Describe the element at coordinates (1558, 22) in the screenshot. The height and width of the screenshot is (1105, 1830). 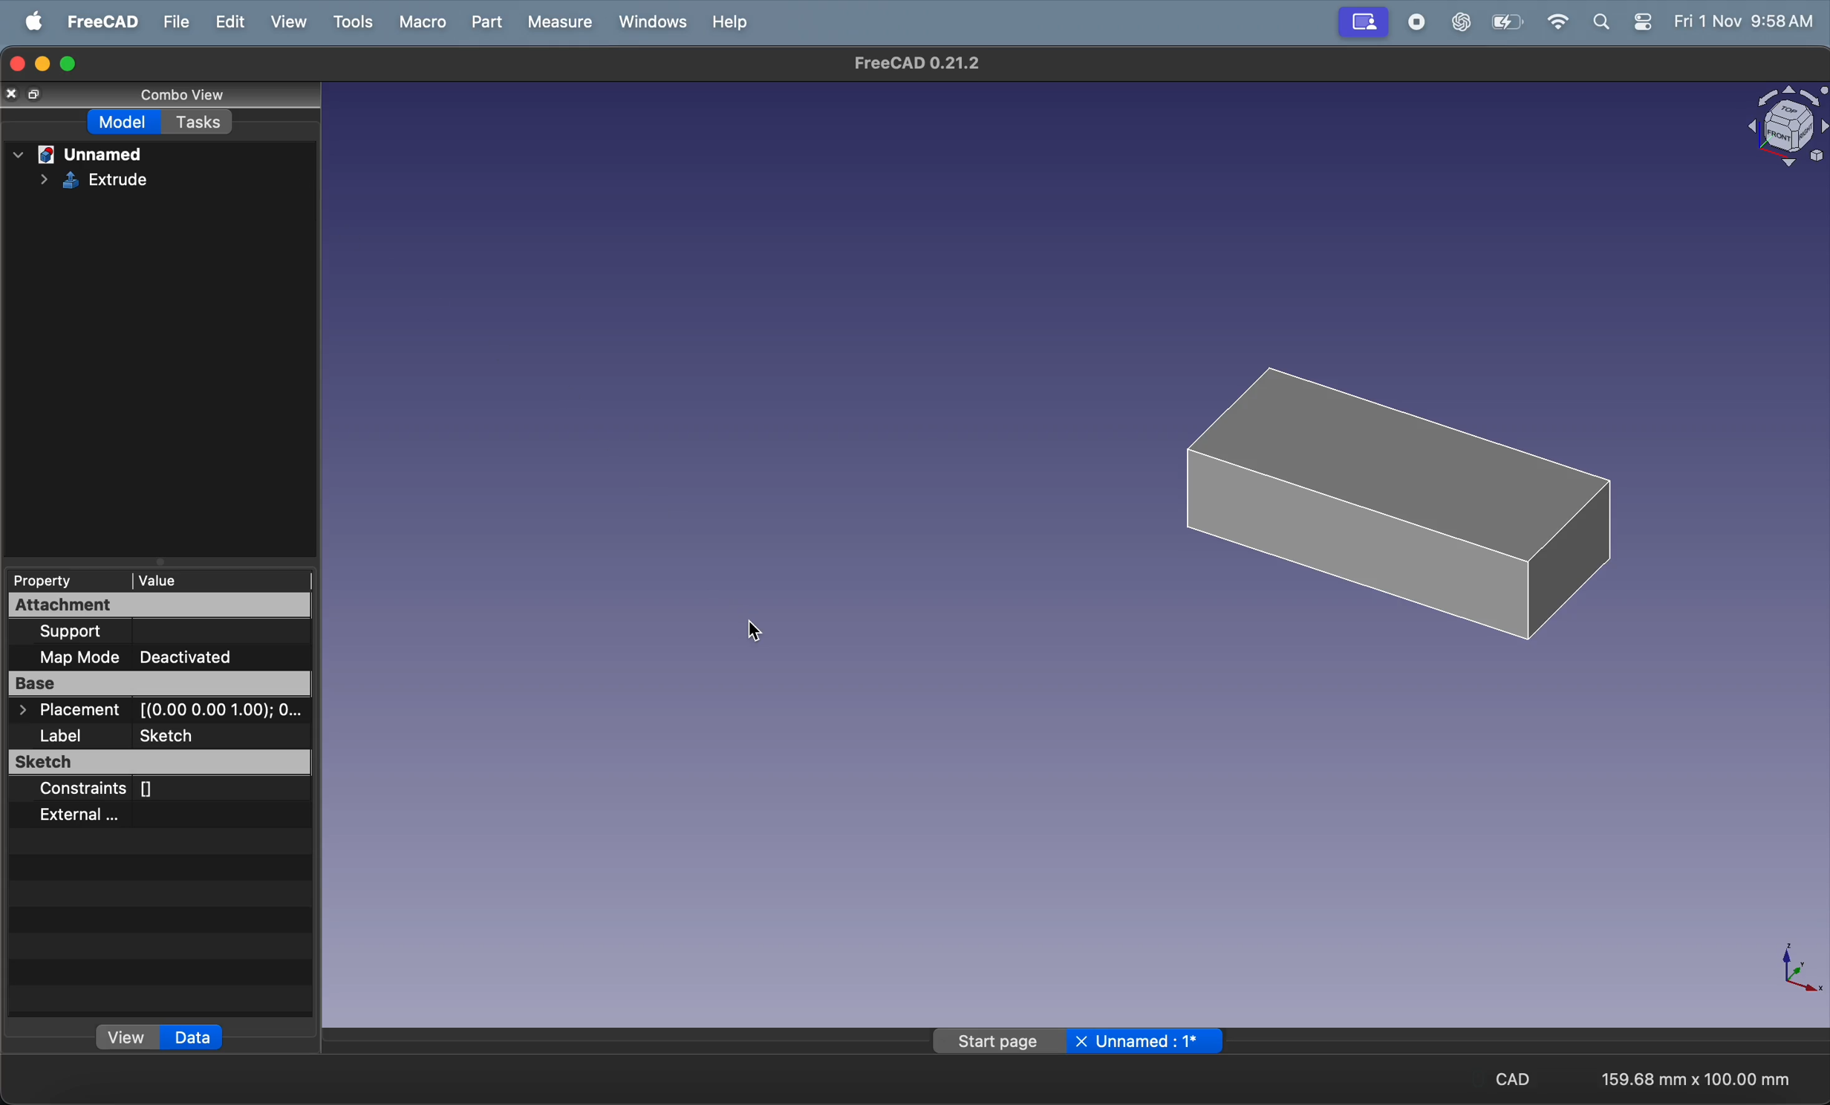
I see `wifi` at that location.